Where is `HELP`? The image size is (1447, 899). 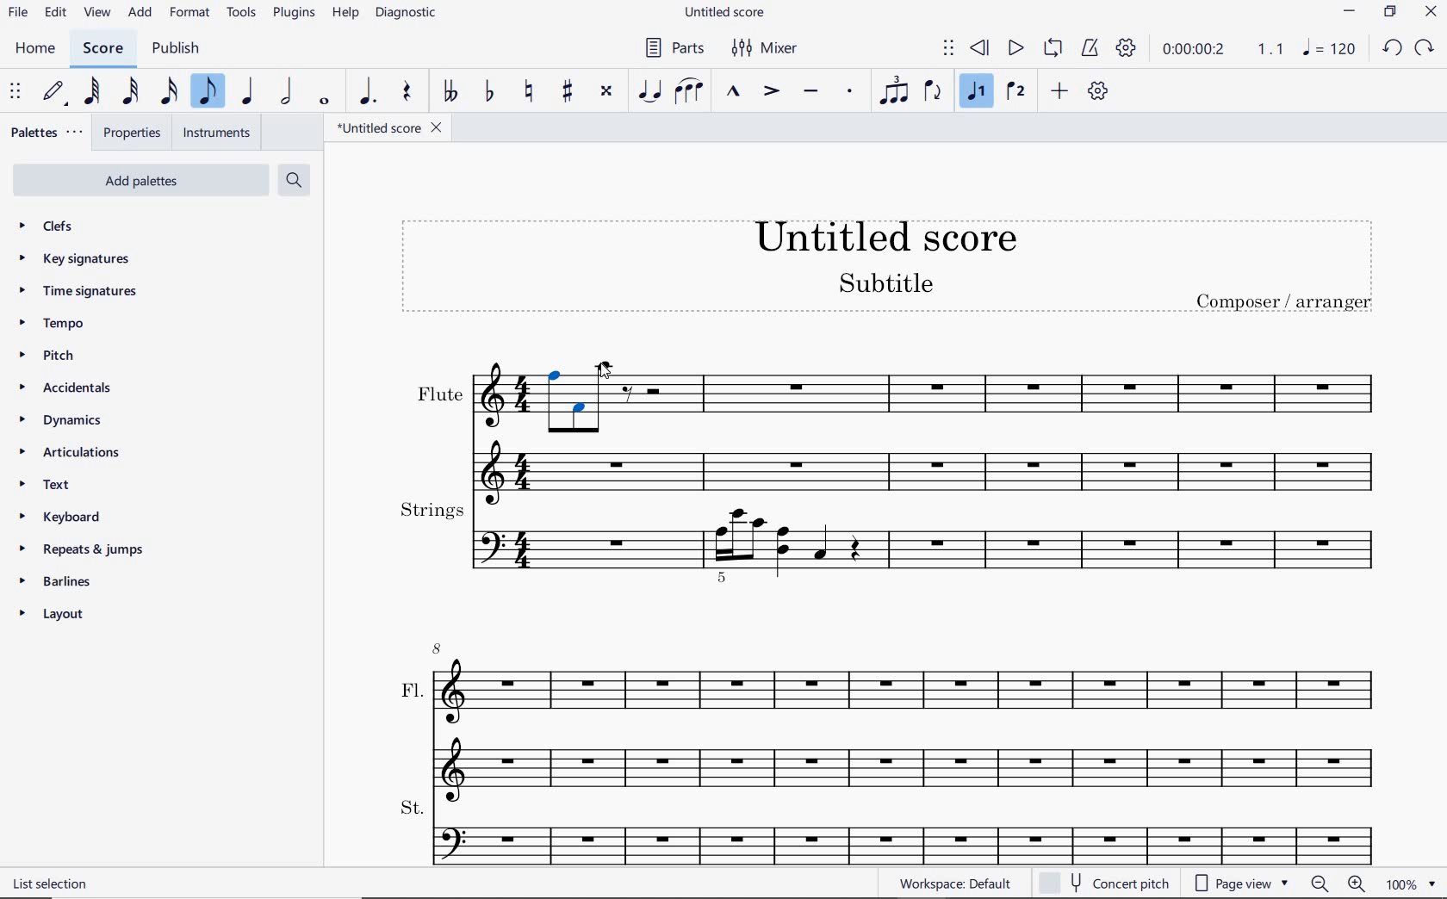 HELP is located at coordinates (345, 15).